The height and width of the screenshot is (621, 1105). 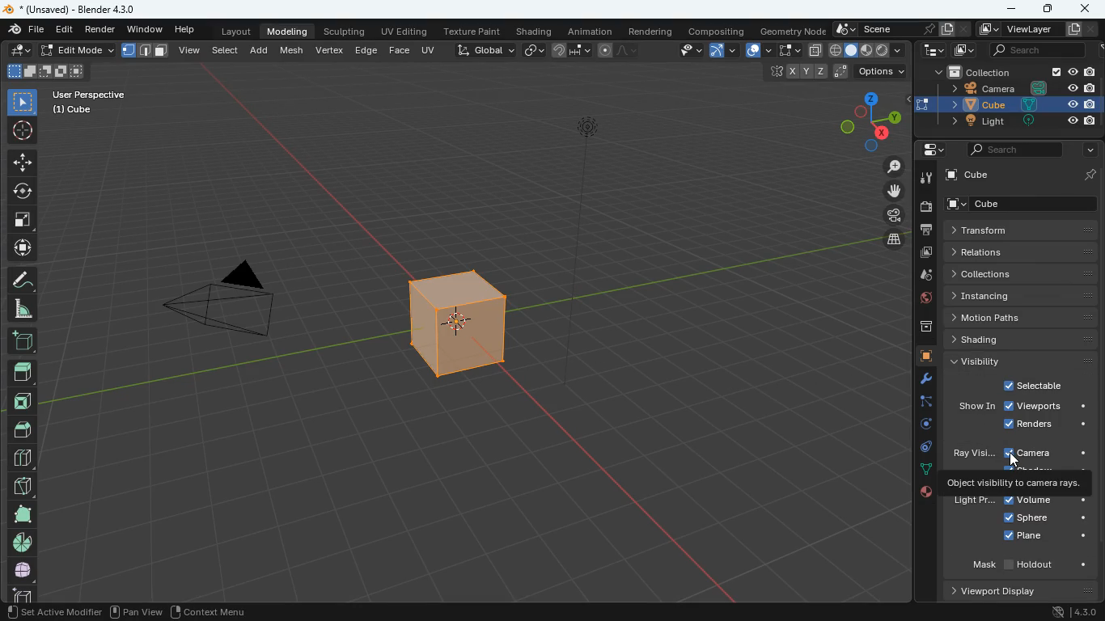 I want to click on search, so click(x=1037, y=49).